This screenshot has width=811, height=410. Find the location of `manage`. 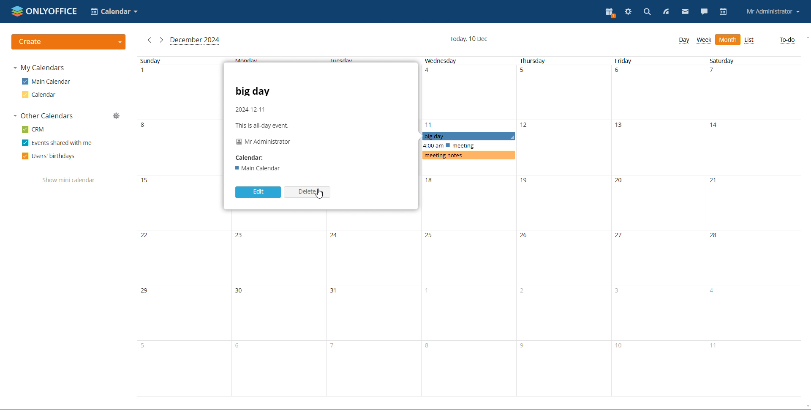

manage is located at coordinates (117, 116).